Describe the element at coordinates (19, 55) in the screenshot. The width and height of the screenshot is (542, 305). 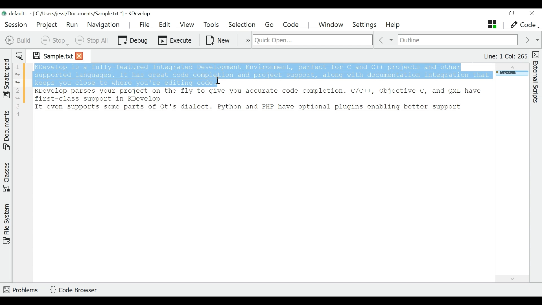
I see `Show sorted list` at that location.